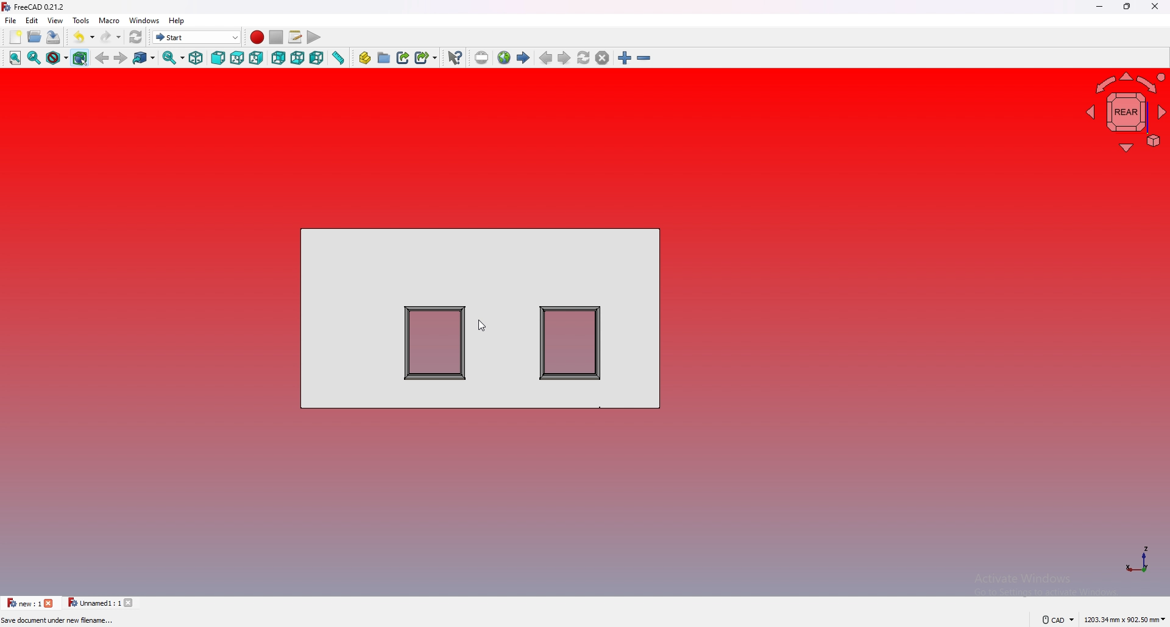 This screenshot has height=627, width=1170. What do you see at coordinates (279, 58) in the screenshot?
I see `back` at bounding box center [279, 58].